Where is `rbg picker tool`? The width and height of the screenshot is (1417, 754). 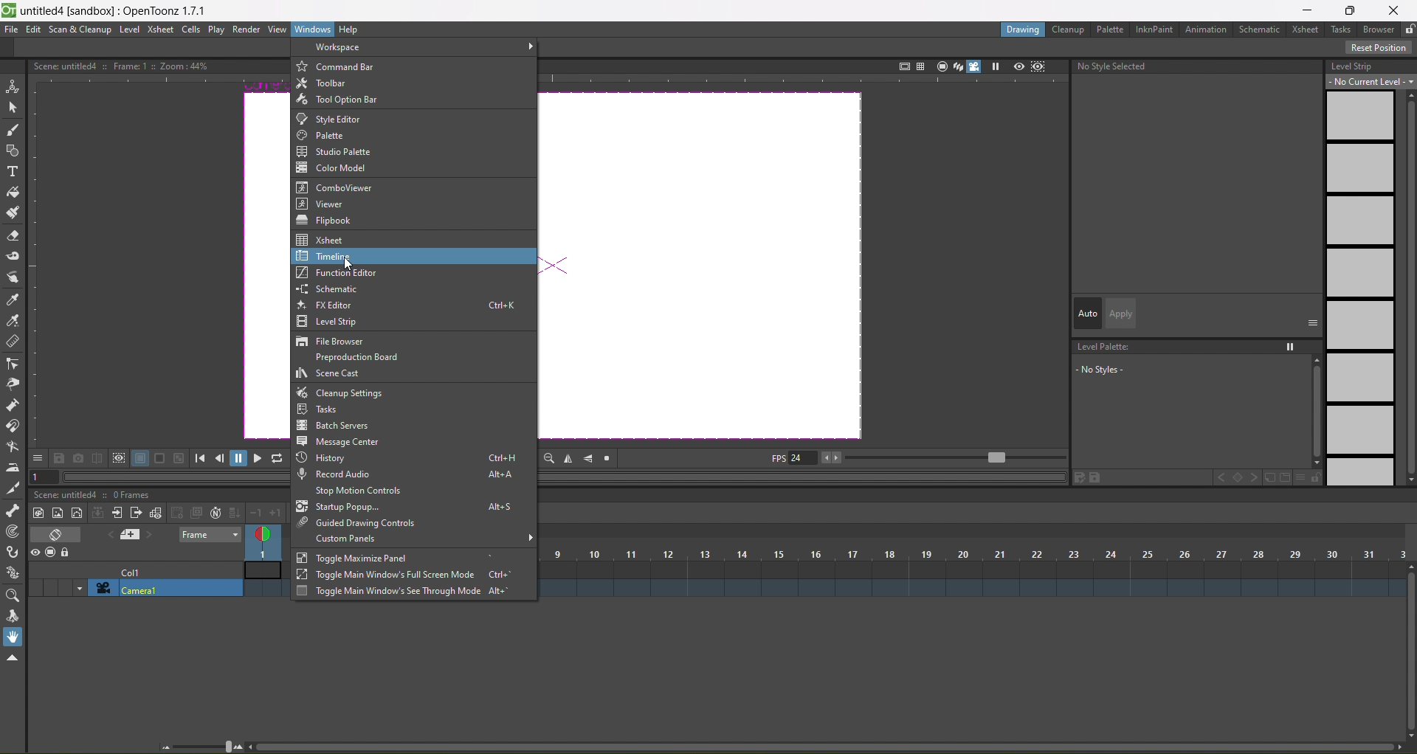
rbg picker tool is located at coordinates (13, 321).